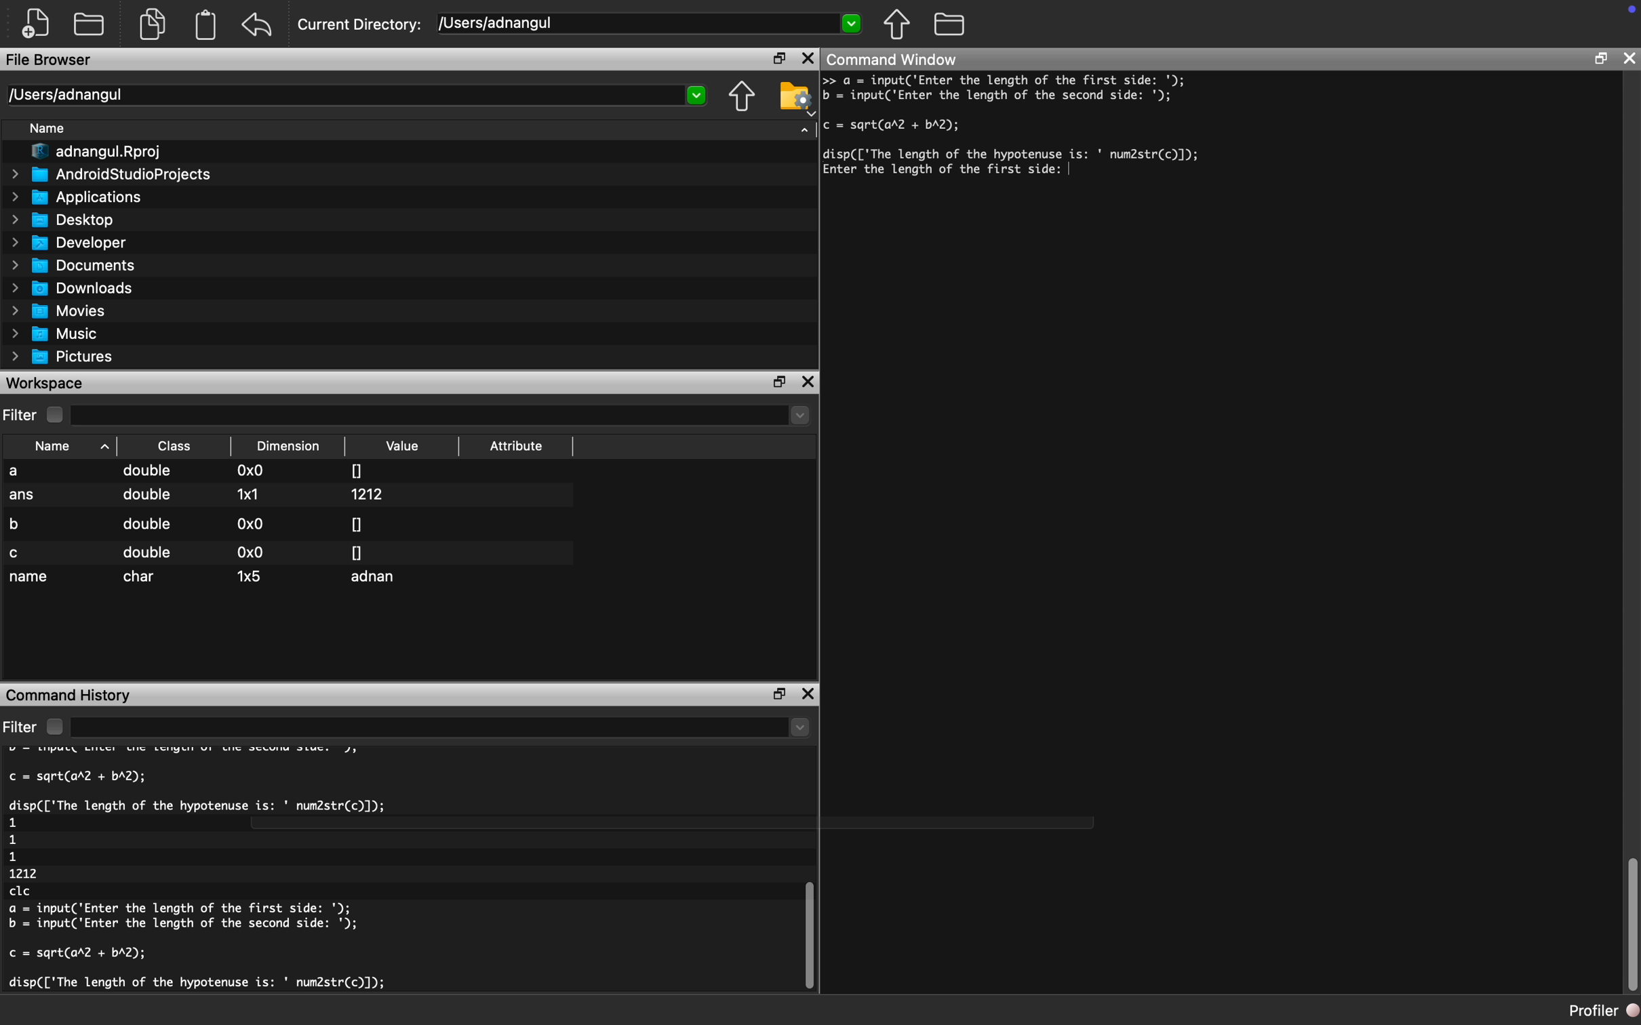 Image resolution: width=1641 pixels, height=1025 pixels. I want to click on Command Window, so click(893, 58).